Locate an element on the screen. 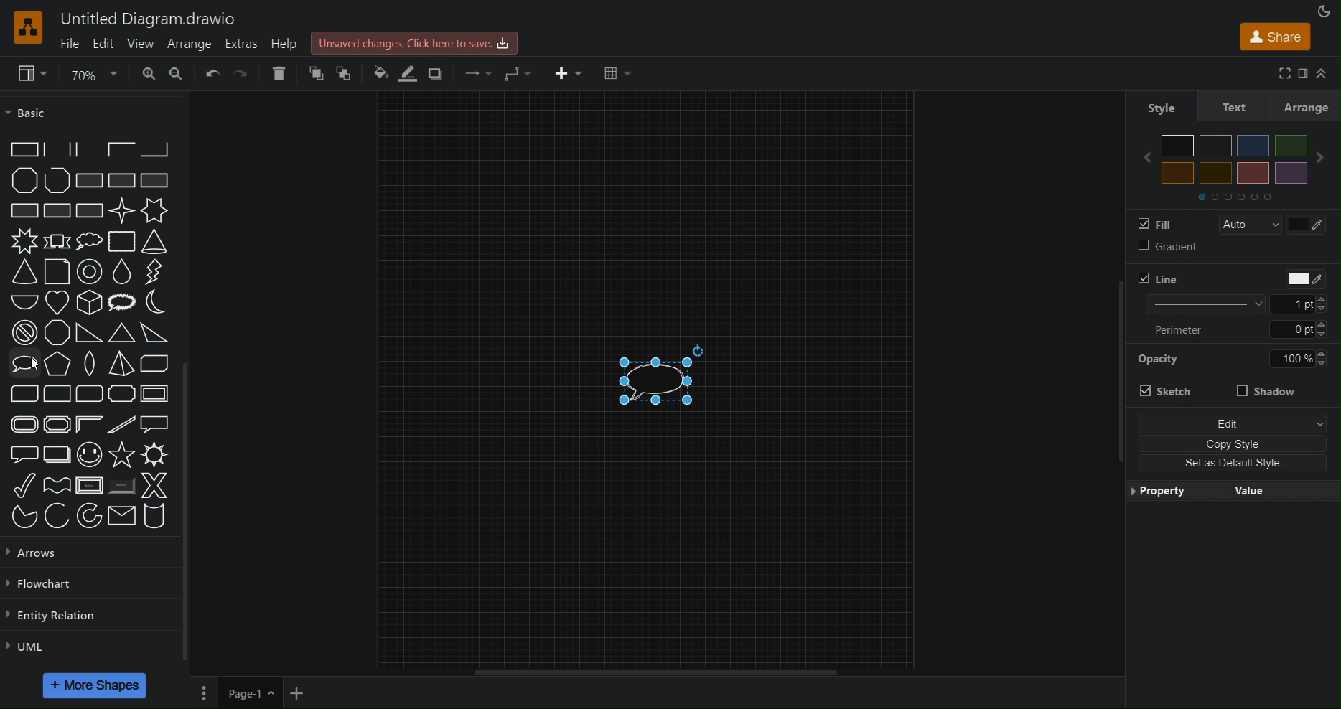 The image size is (1341, 709). Waypoint is located at coordinates (516, 75).